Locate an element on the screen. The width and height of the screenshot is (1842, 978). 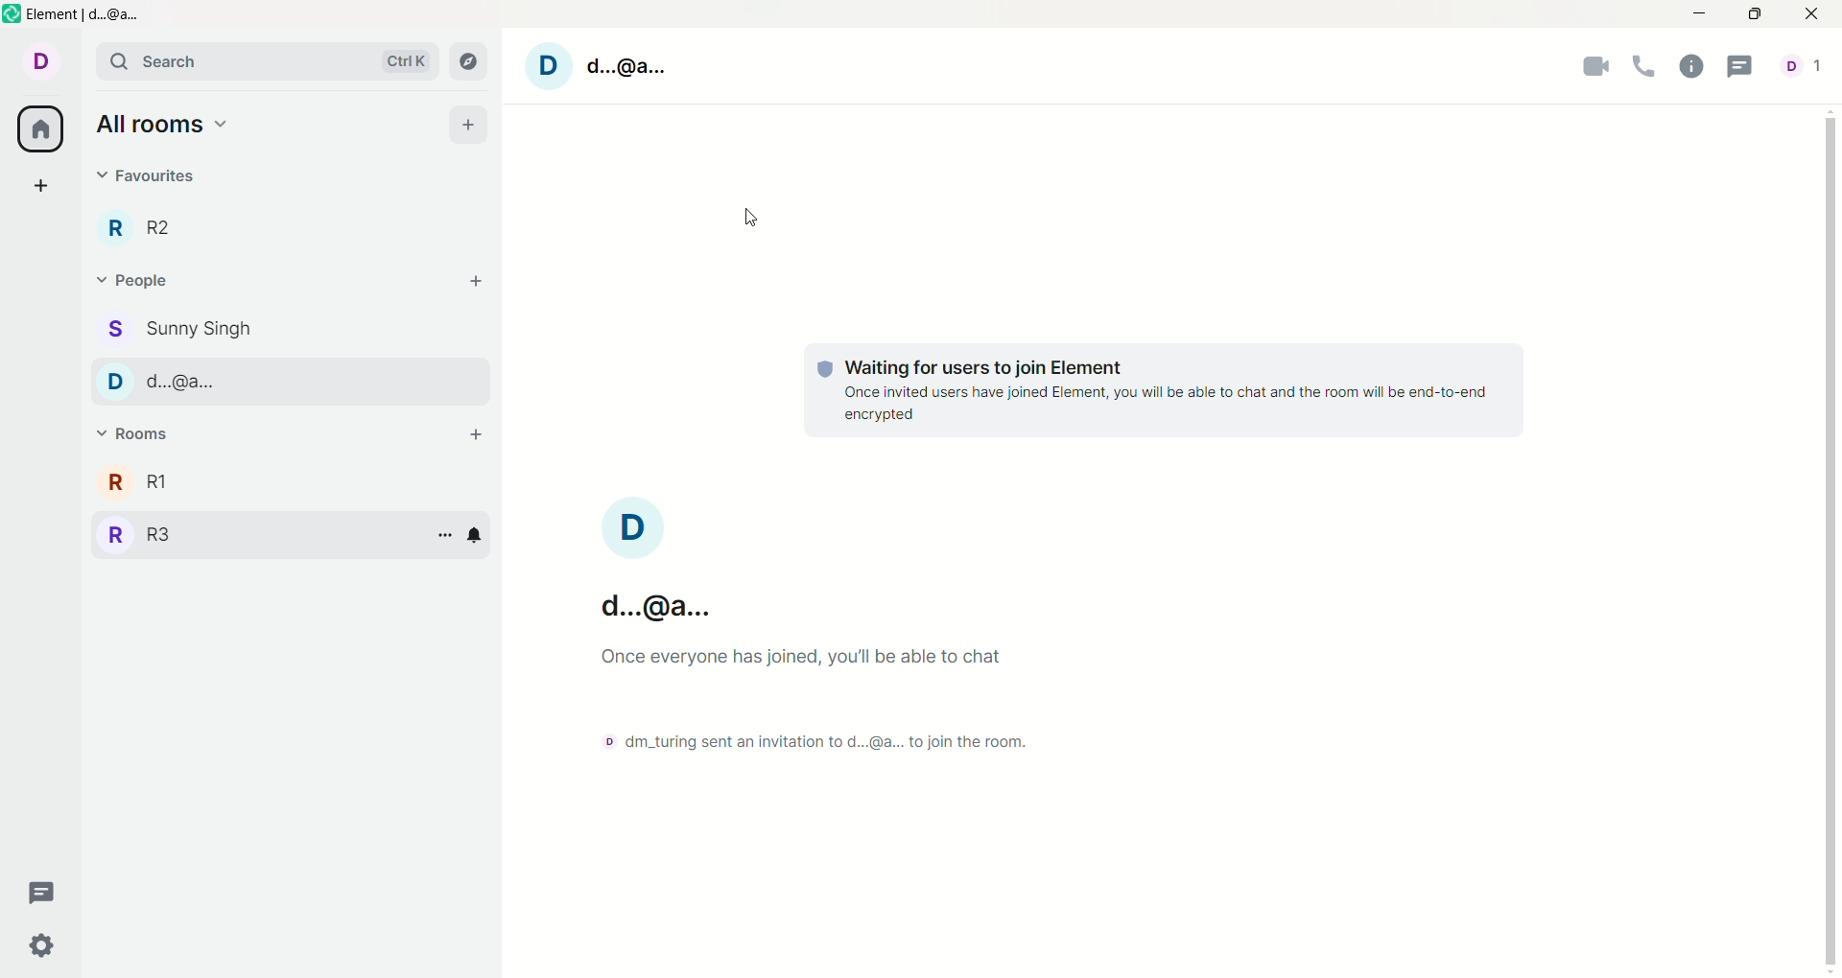
start chat is located at coordinates (475, 282).